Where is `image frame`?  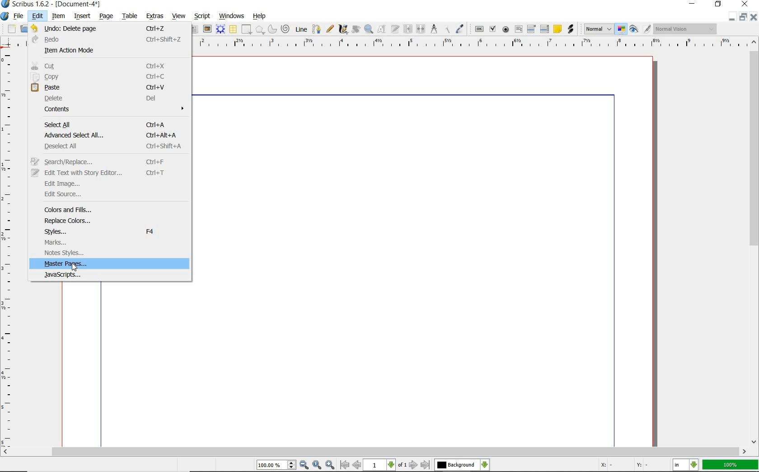
image frame is located at coordinates (207, 29).